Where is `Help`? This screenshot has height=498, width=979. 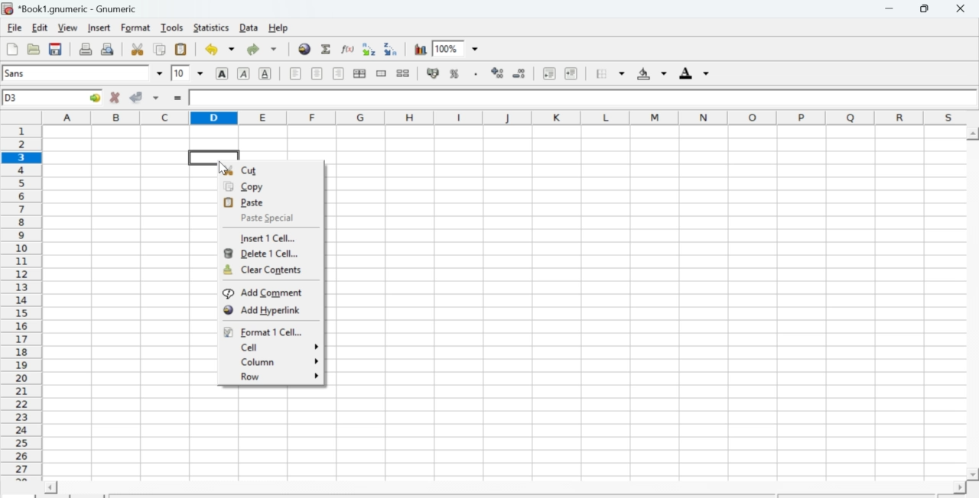
Help is located at coordinates (278, 27).